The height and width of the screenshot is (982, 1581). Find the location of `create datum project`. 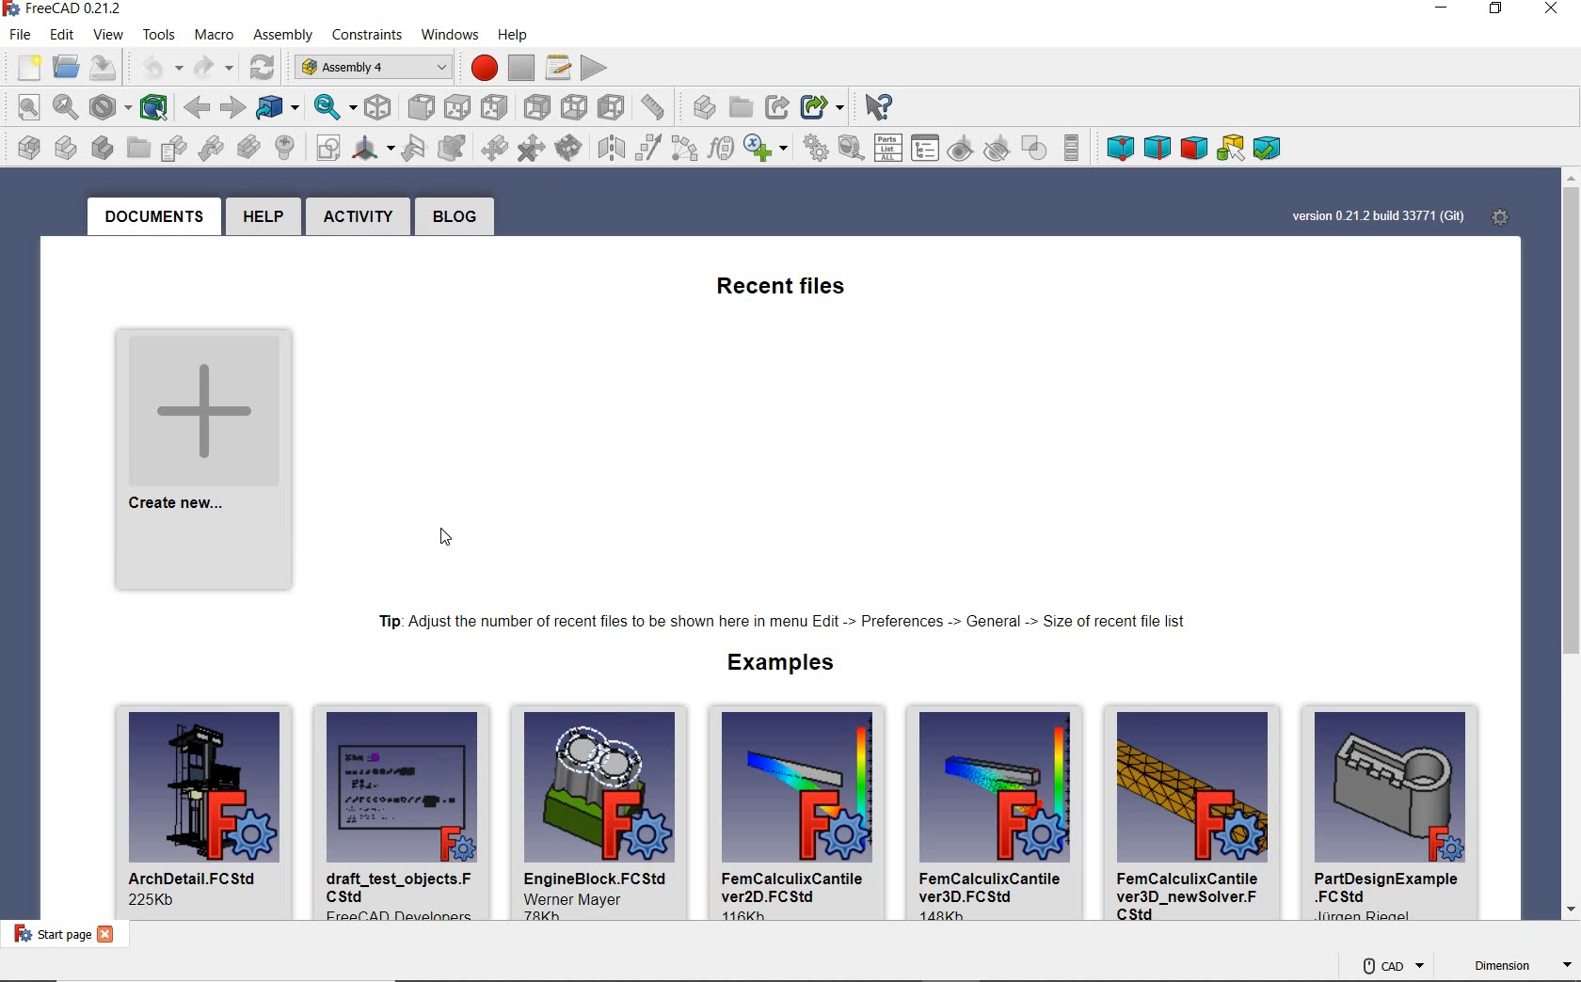

create datum project is located at coordinates (375, 149).